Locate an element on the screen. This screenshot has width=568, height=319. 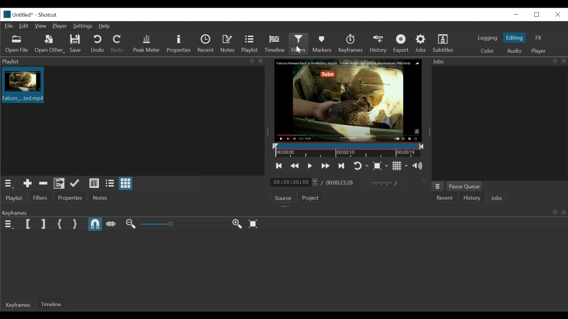
Zoom keyframe to fit is located at coordinates (255, 223).